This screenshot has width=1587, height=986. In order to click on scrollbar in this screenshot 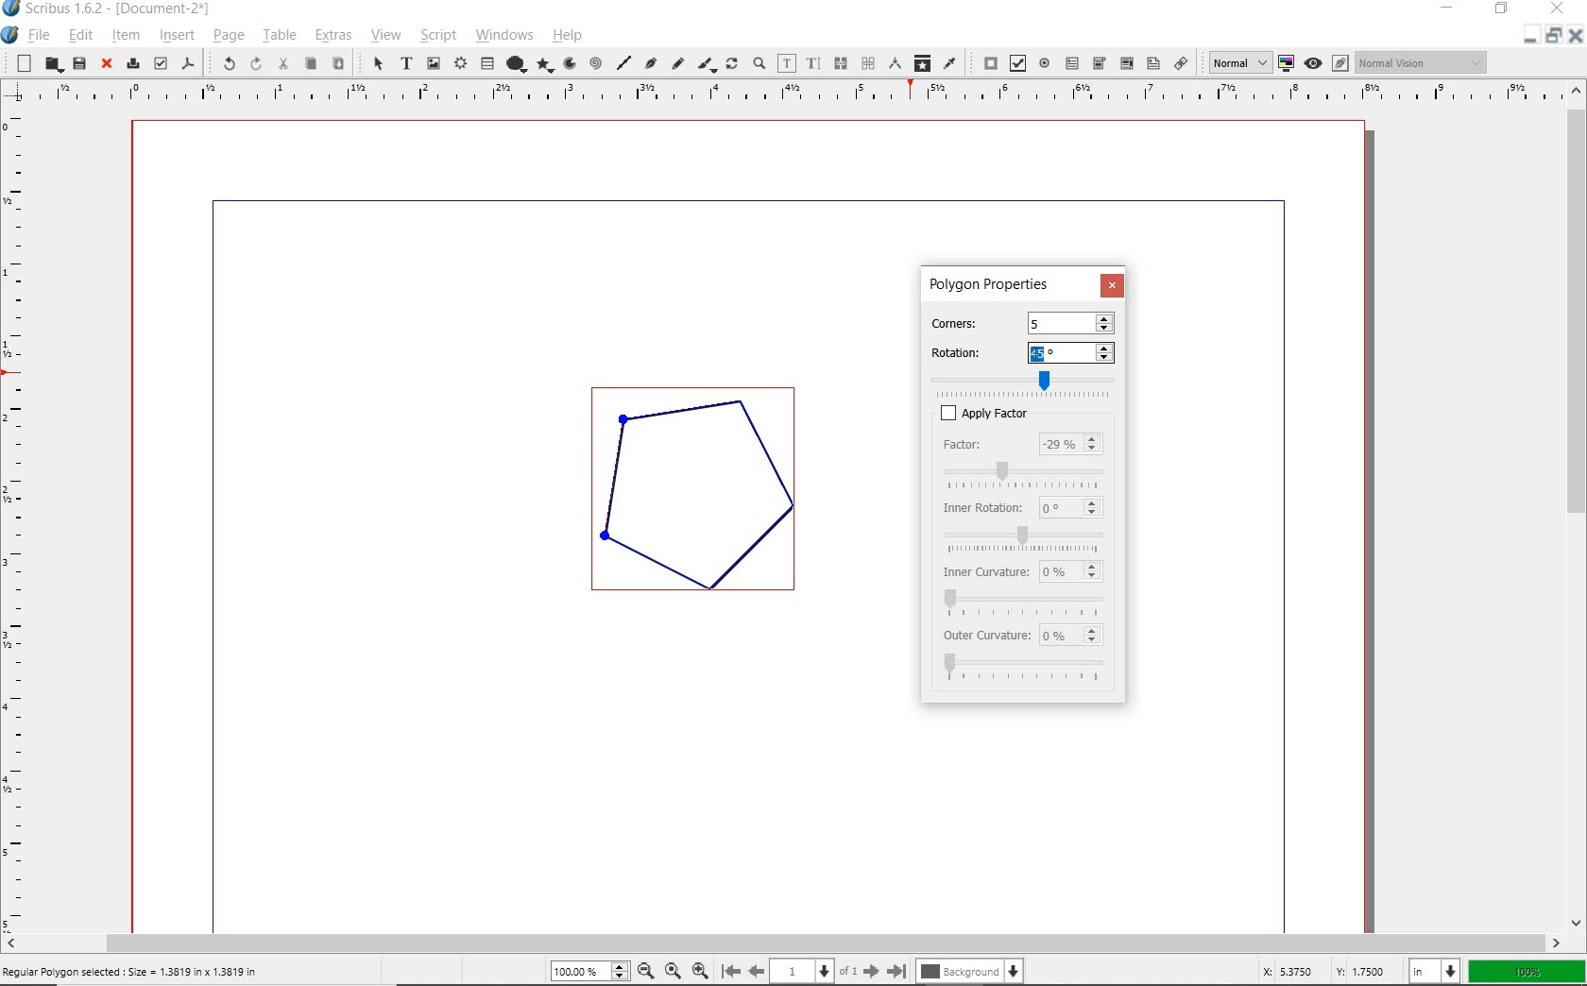, I will do `click(1578, 507)`.